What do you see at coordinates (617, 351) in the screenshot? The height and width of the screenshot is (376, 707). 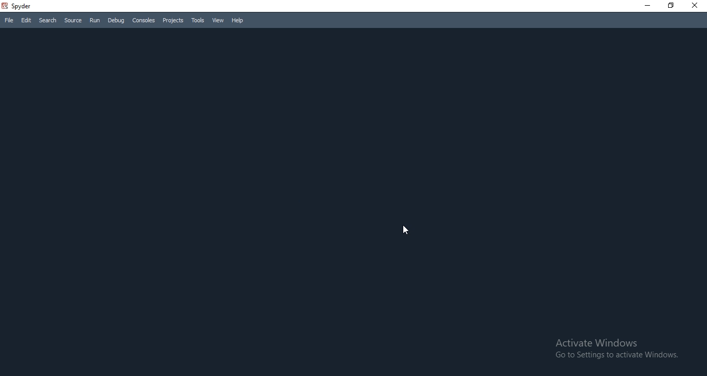 I see `Activate Windows
Go to Settings to activate Windows.` at bounding box center [617, 351].